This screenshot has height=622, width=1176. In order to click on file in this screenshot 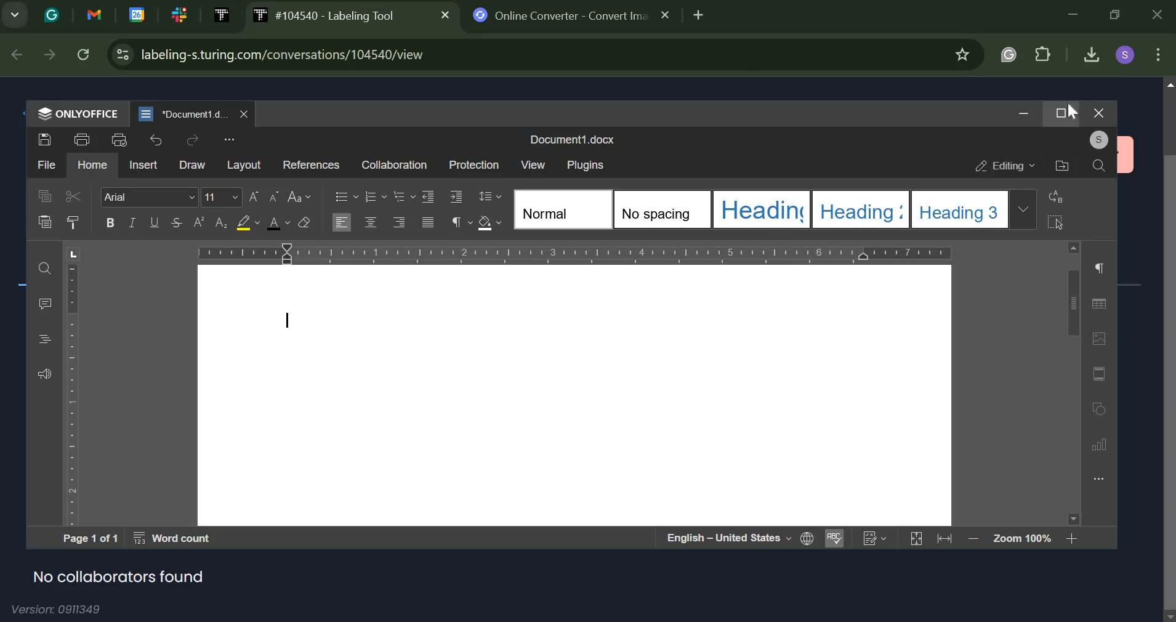, I will do `click(46, 163)`.